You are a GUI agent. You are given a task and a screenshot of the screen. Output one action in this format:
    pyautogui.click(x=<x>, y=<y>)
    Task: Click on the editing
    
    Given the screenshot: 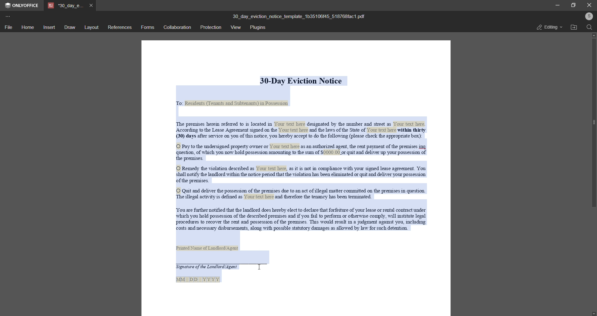 What is the action you would take?
    pyautogui.click(x=547, y=27)
    